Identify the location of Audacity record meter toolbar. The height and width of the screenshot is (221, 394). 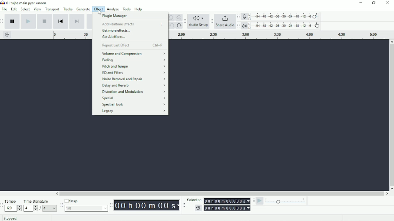
(238, 17).